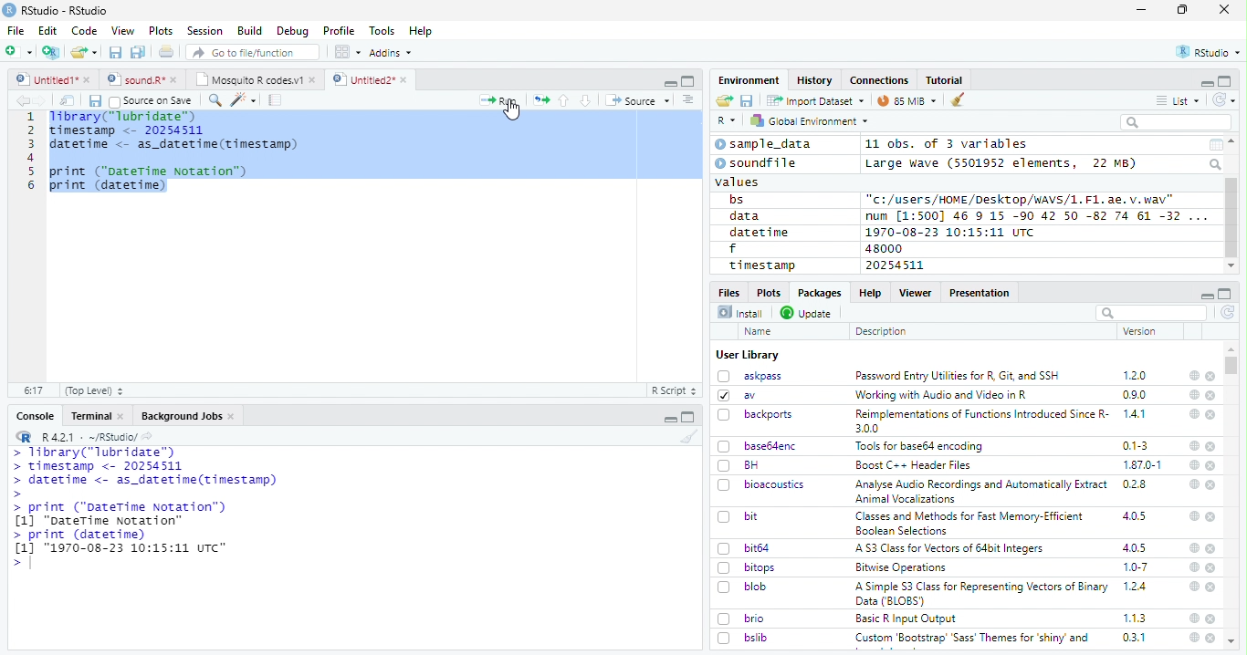  I want to click on 48000, so click(882, 248).